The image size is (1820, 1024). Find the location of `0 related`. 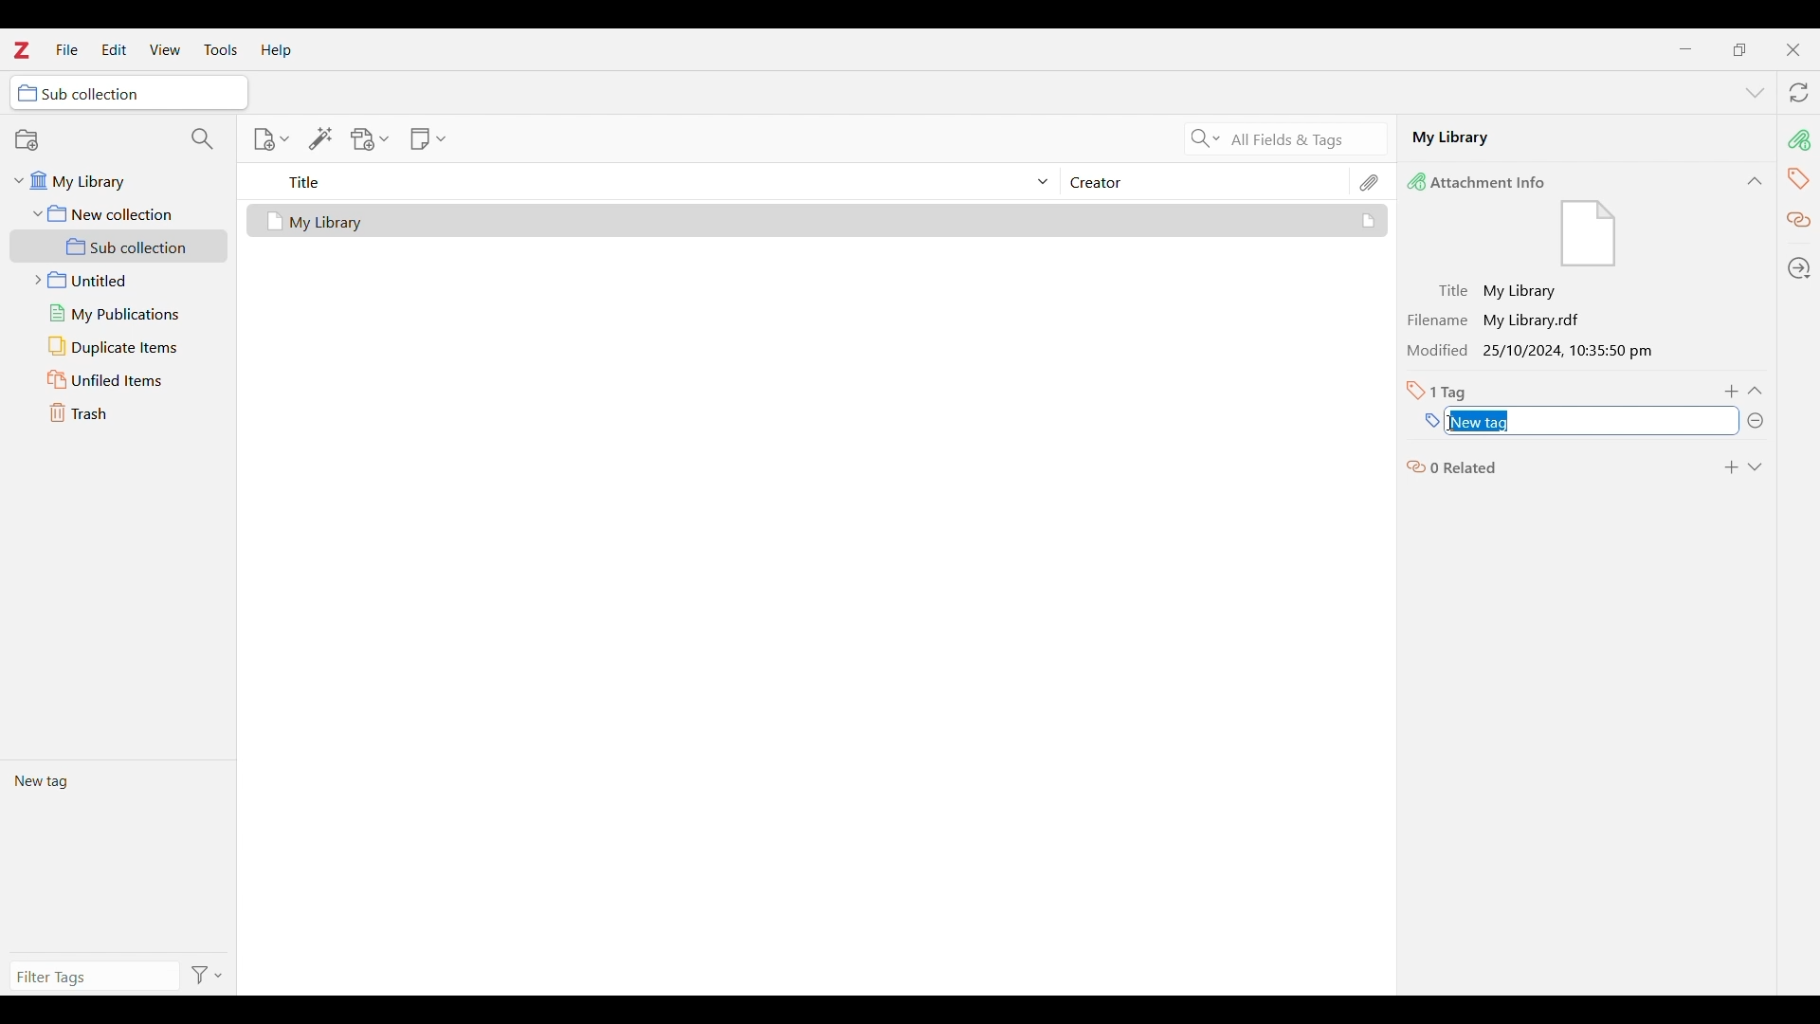

0 related is located at coordinates (1453, 466).